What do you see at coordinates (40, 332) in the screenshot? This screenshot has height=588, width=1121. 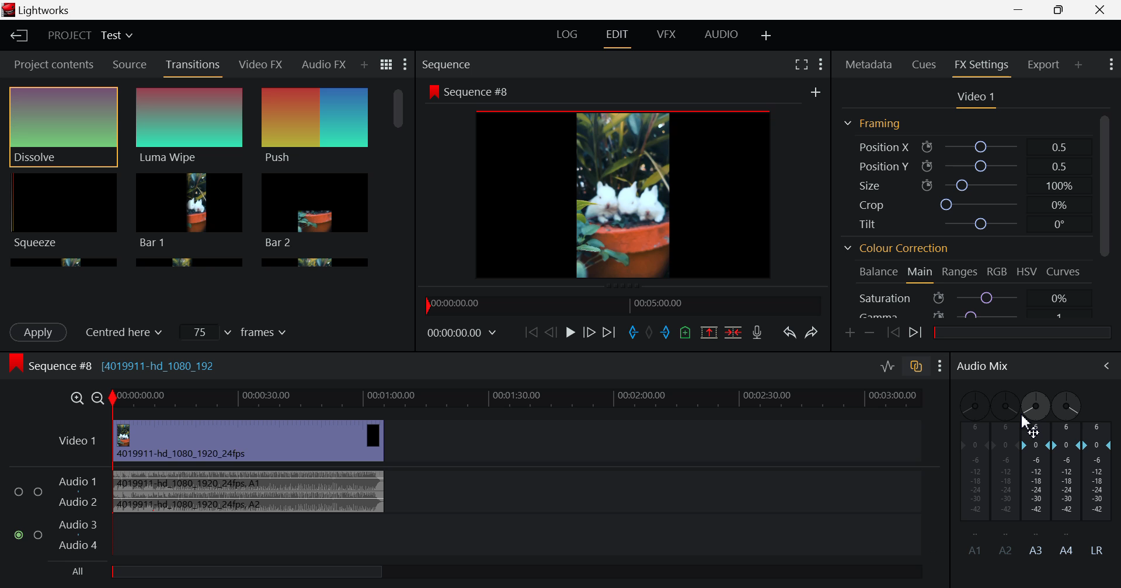 I see `Apply` at bounding box center [40, 332].